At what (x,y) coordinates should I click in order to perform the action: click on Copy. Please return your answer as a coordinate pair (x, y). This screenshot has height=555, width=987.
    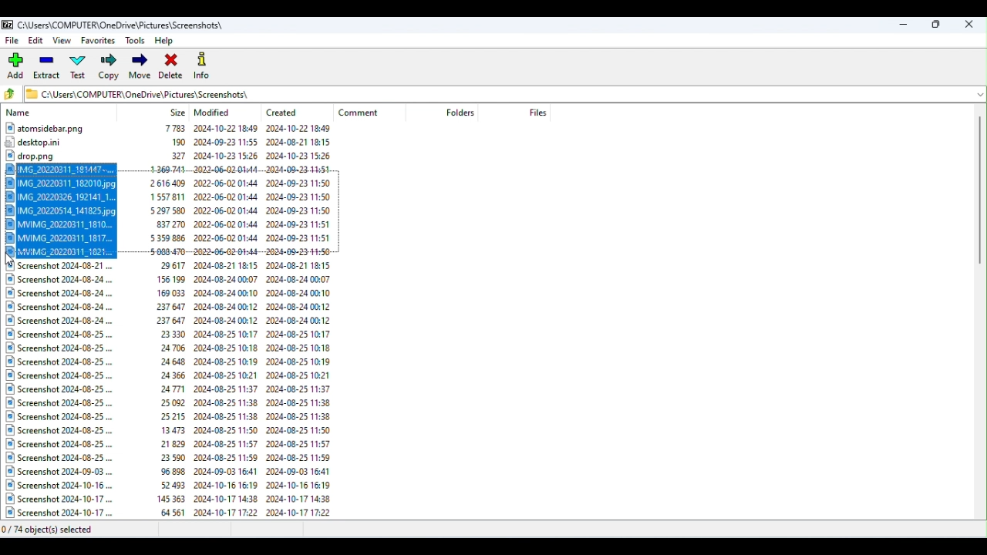
    Looking at the image, I should click on (109, 68).